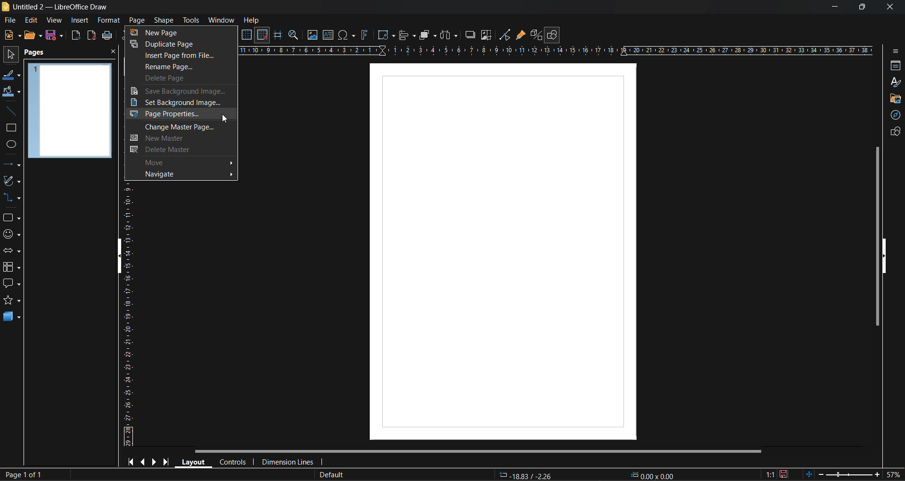  Describe the element at coordinates (9, 111) in the screenshot. I see `insert line` at that location.